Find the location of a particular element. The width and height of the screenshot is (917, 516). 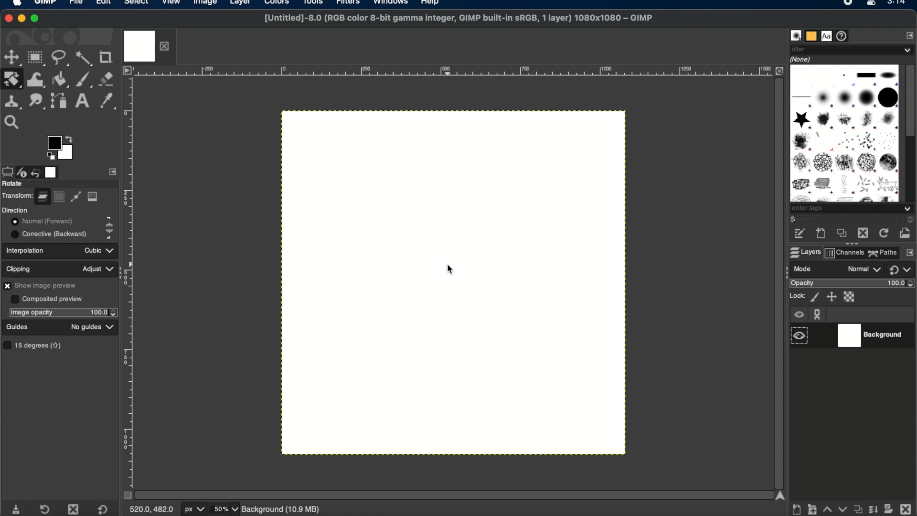

undo history is located at coordinates (37, 171).